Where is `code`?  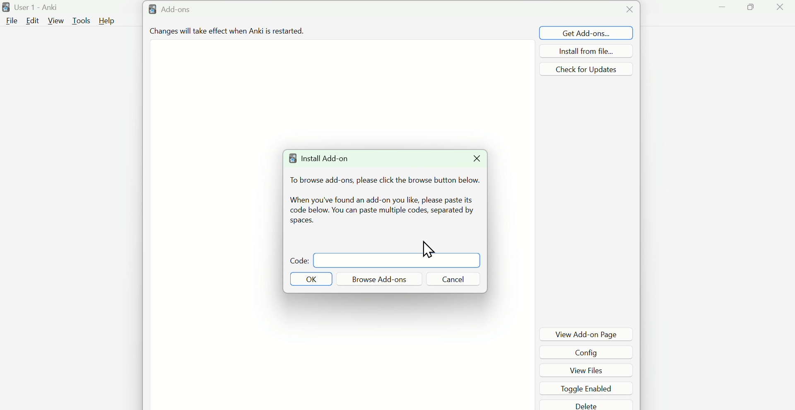
code is located at coordinates (295, 259).